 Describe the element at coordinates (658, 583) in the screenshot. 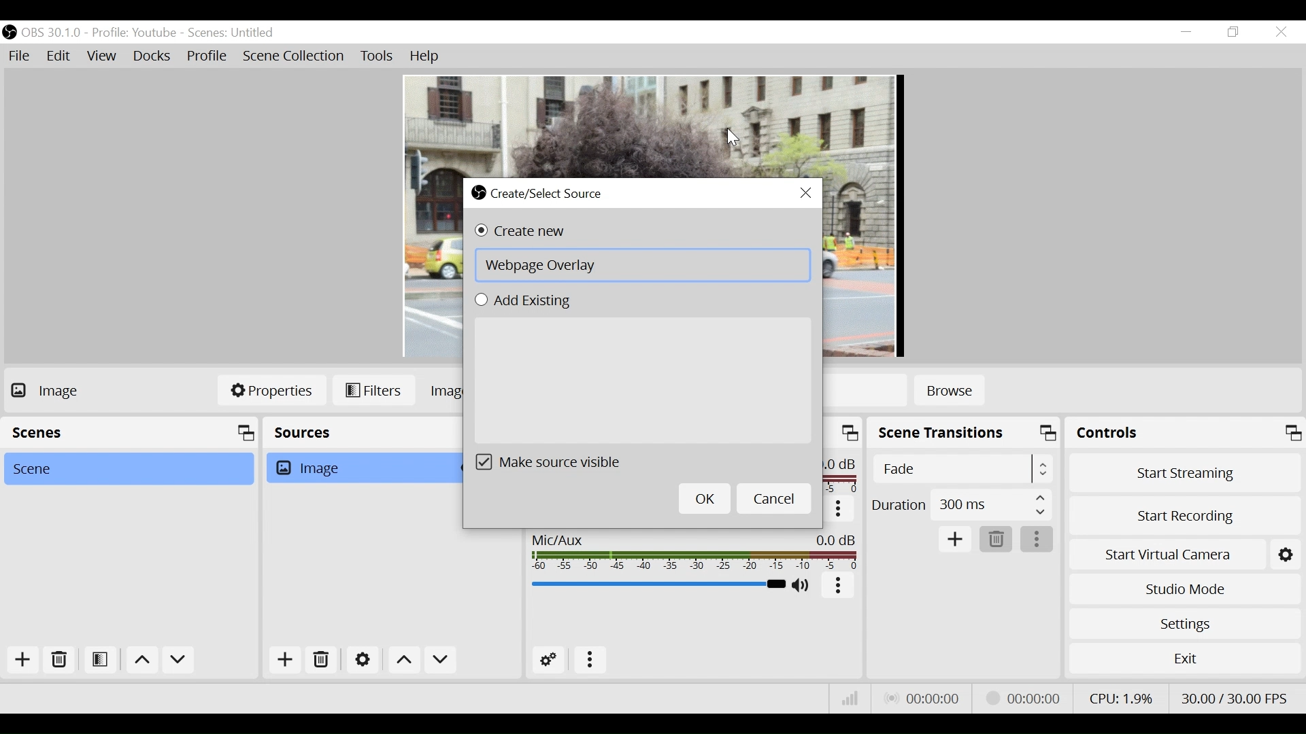

I see `Mic/Aux Slider` at that location.